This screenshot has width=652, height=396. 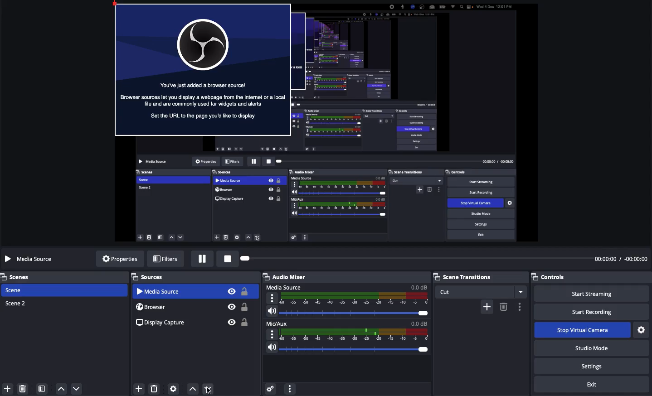 I want to click on move down, so click(x=208, y=388).